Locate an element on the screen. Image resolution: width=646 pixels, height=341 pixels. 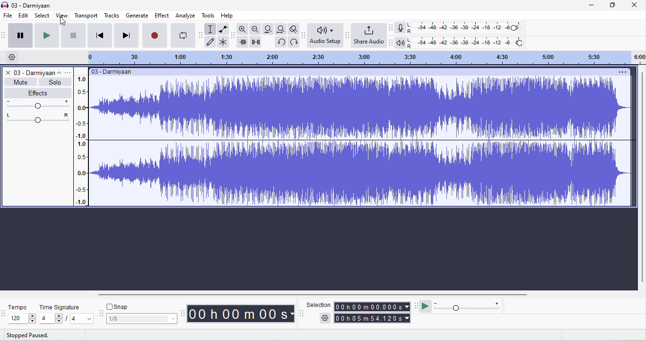
edit is located at coordinates (22, 16).